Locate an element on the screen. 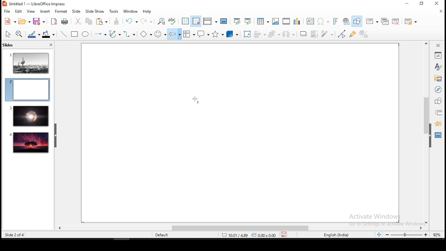 The width and height of the screenshot is (446, 251). slide show is located at coordinates (95, 12).